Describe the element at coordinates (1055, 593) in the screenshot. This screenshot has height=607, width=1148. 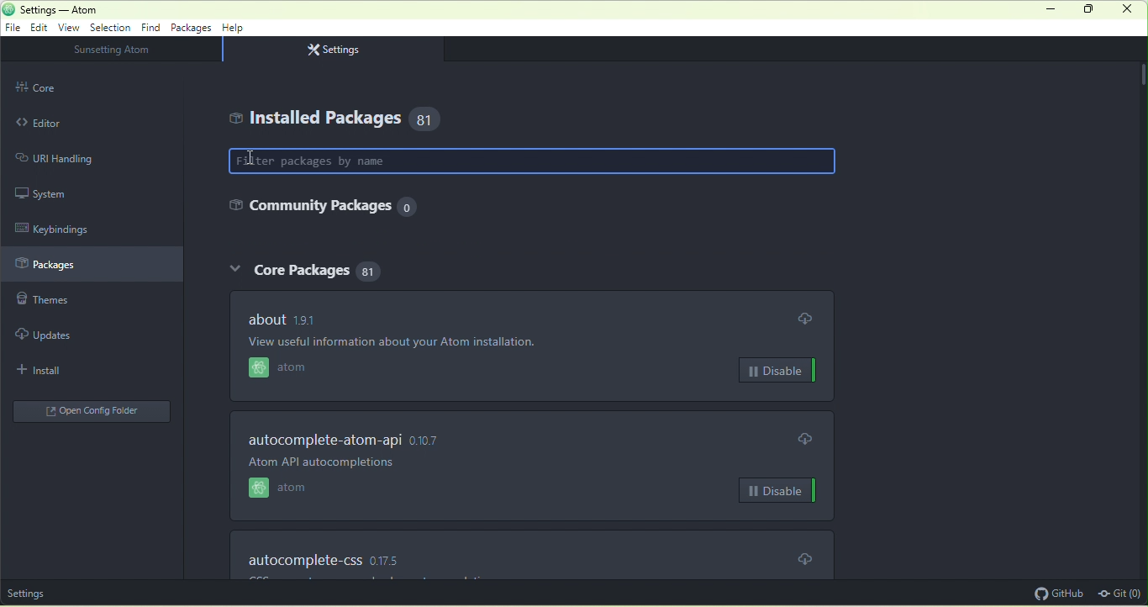
I see `github` at that location.